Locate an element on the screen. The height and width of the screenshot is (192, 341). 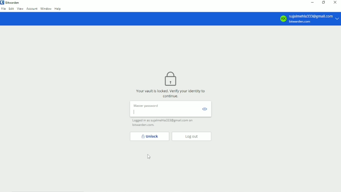
Your vault is locked. verify your identity to continue. is located at coordinates (171, 93).